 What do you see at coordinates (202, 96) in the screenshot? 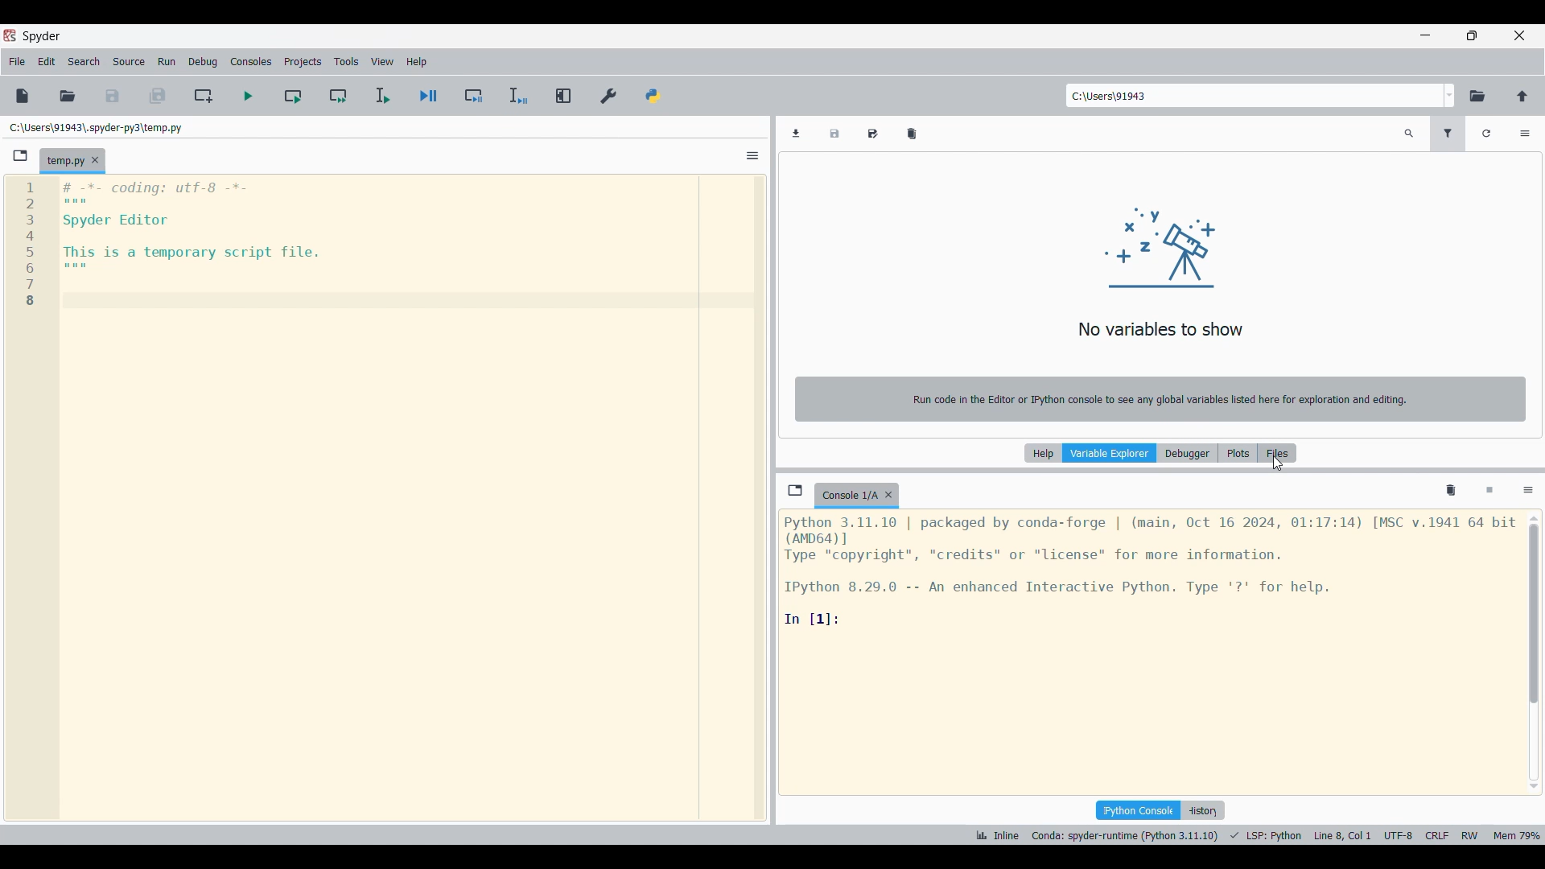
I see `Create new cell at current line` at bounding box center [202, 96].